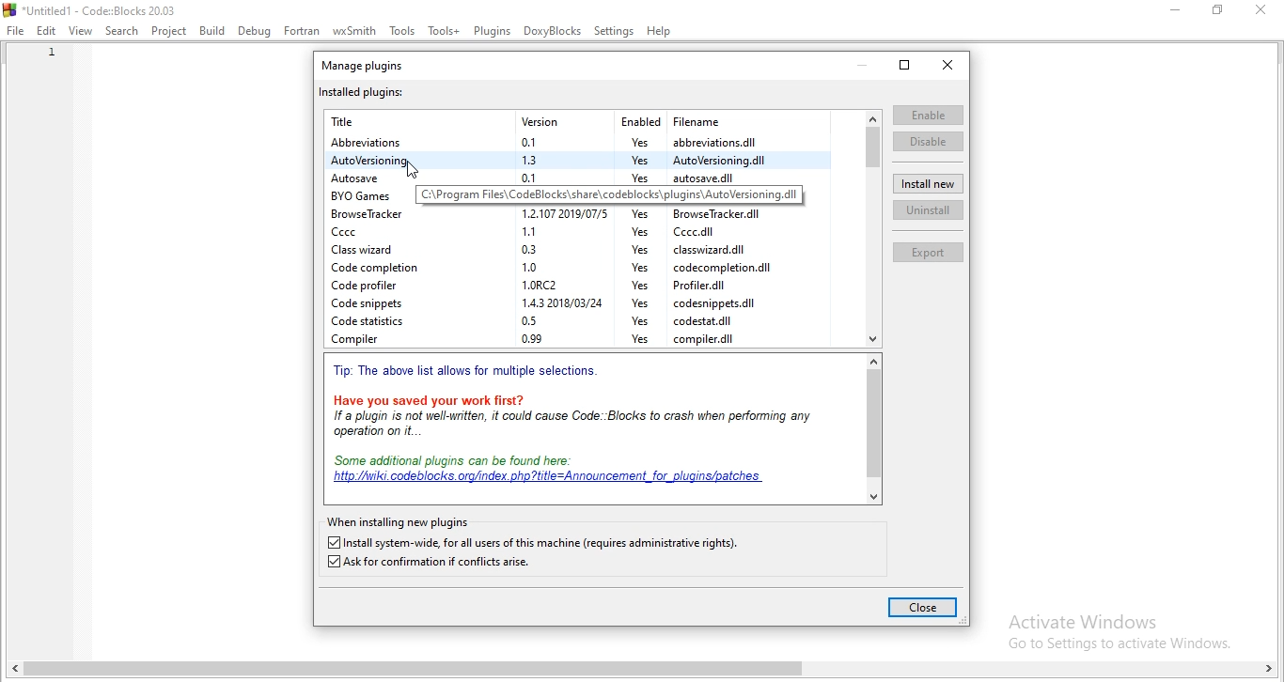 This screenshot has height=682, width=1284. What do you see at coordinates (925, 251) in the screenshot?
I see `Export` at bounding box center [925, 251].